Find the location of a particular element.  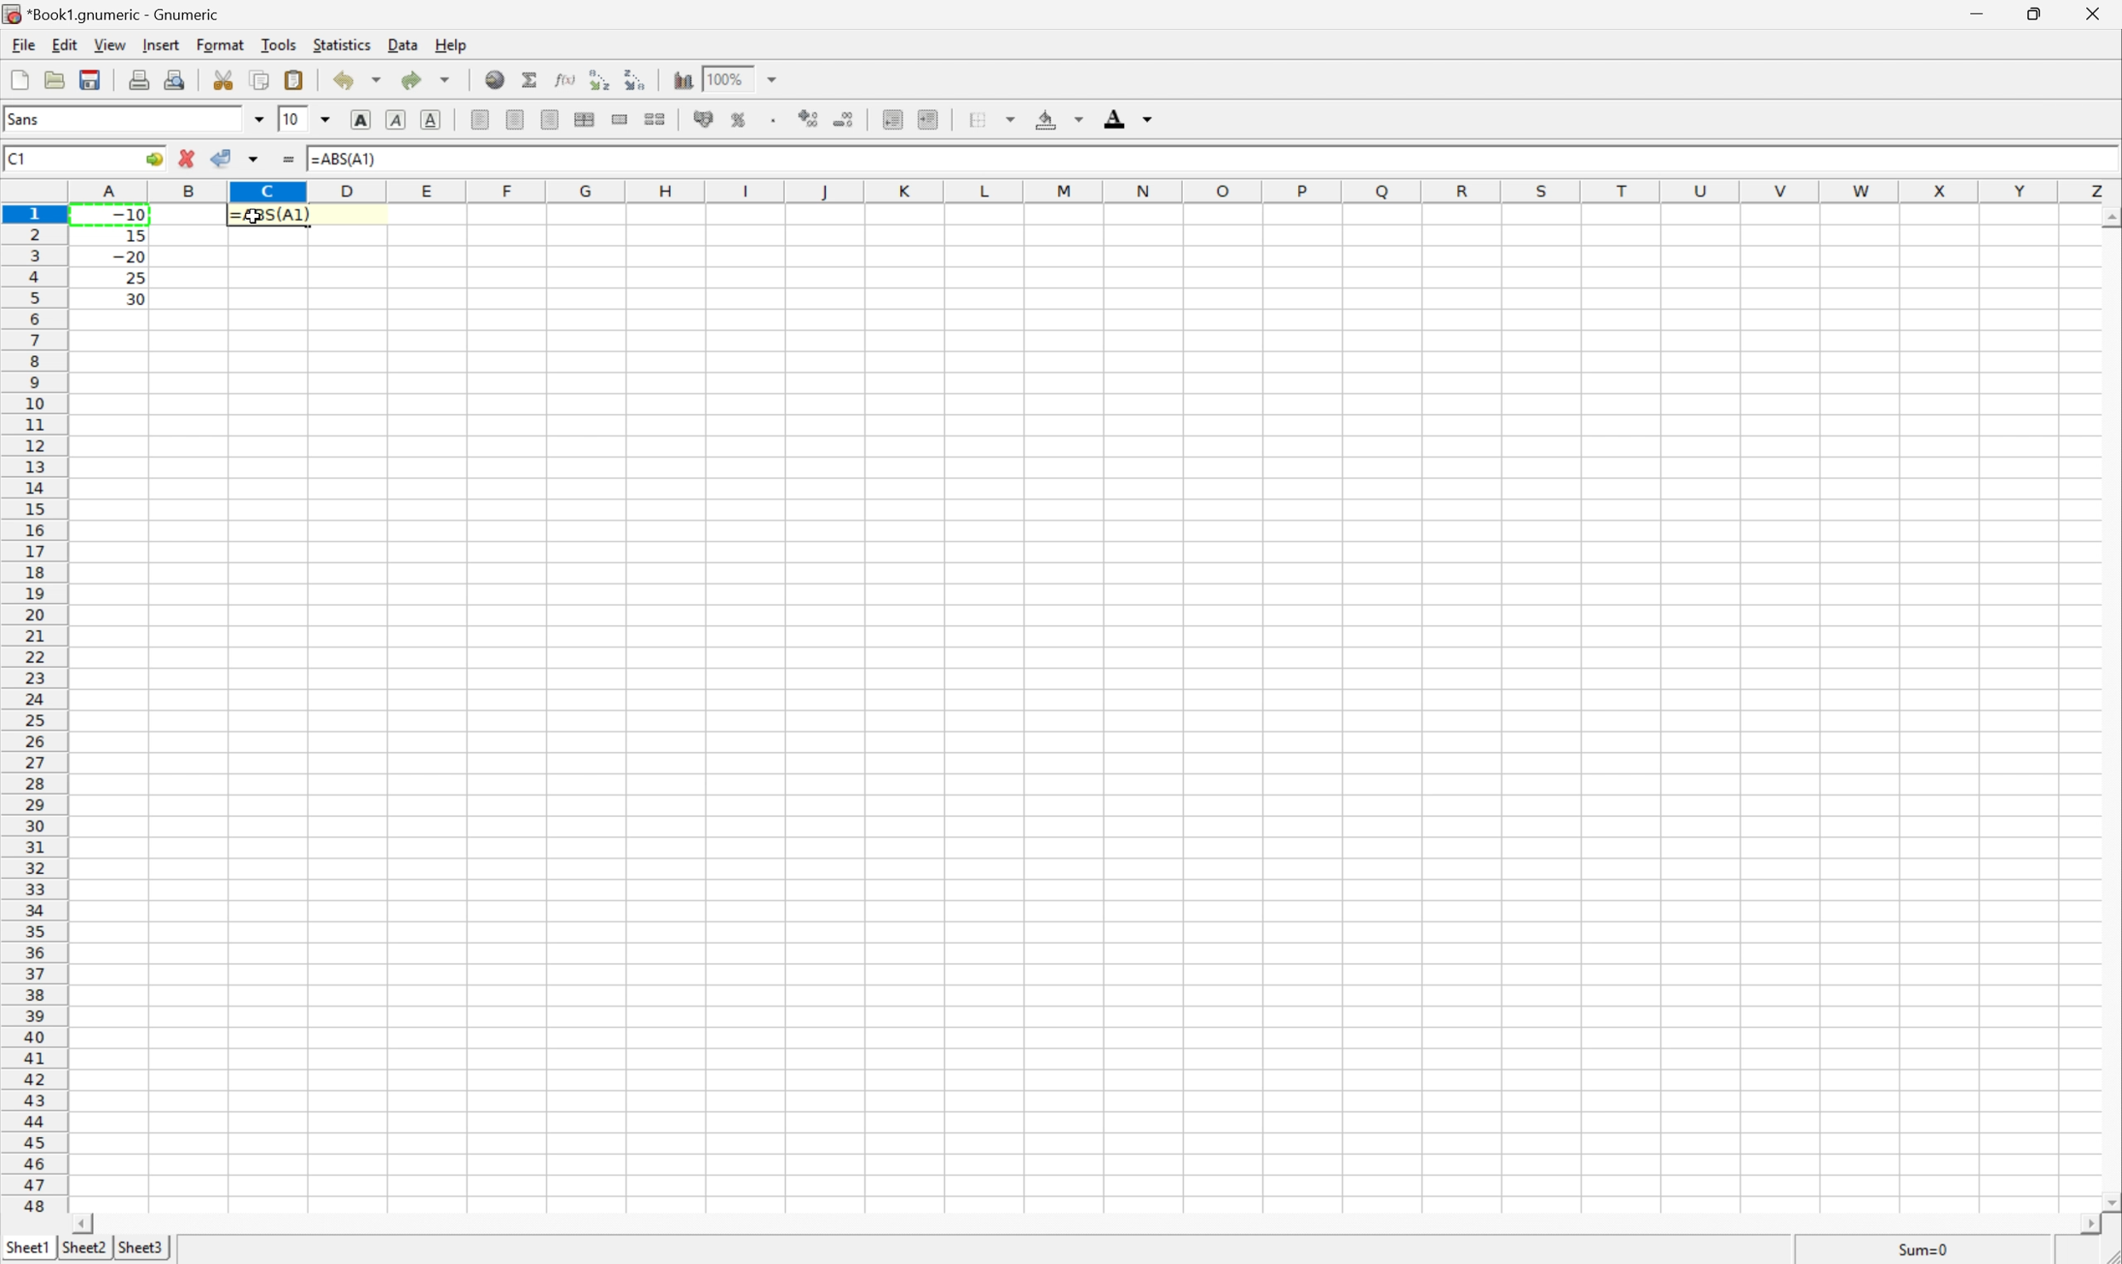

Background is located at coordinates (1047, 120).